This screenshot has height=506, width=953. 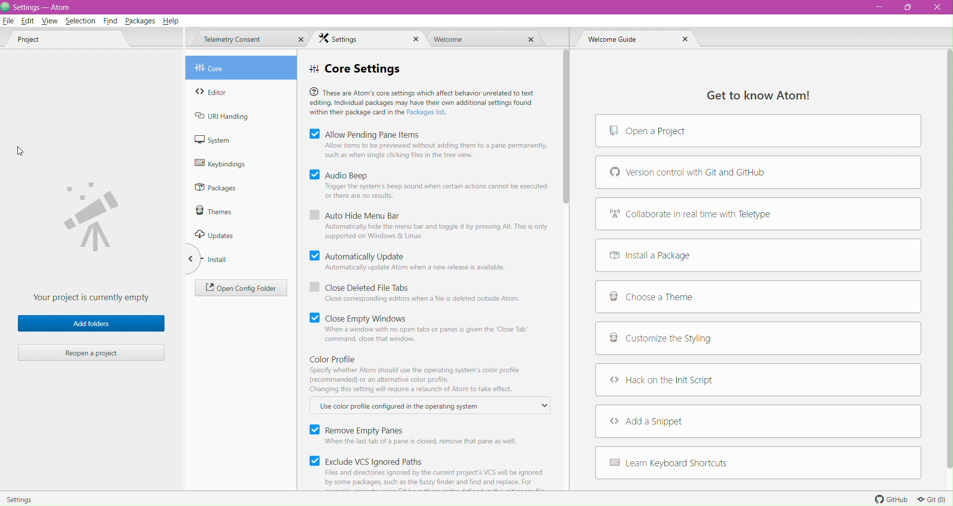 What do you see at coordinates (758, 131) in the screenshot?
I see `Open a Project` at bounding box center [758, 131].